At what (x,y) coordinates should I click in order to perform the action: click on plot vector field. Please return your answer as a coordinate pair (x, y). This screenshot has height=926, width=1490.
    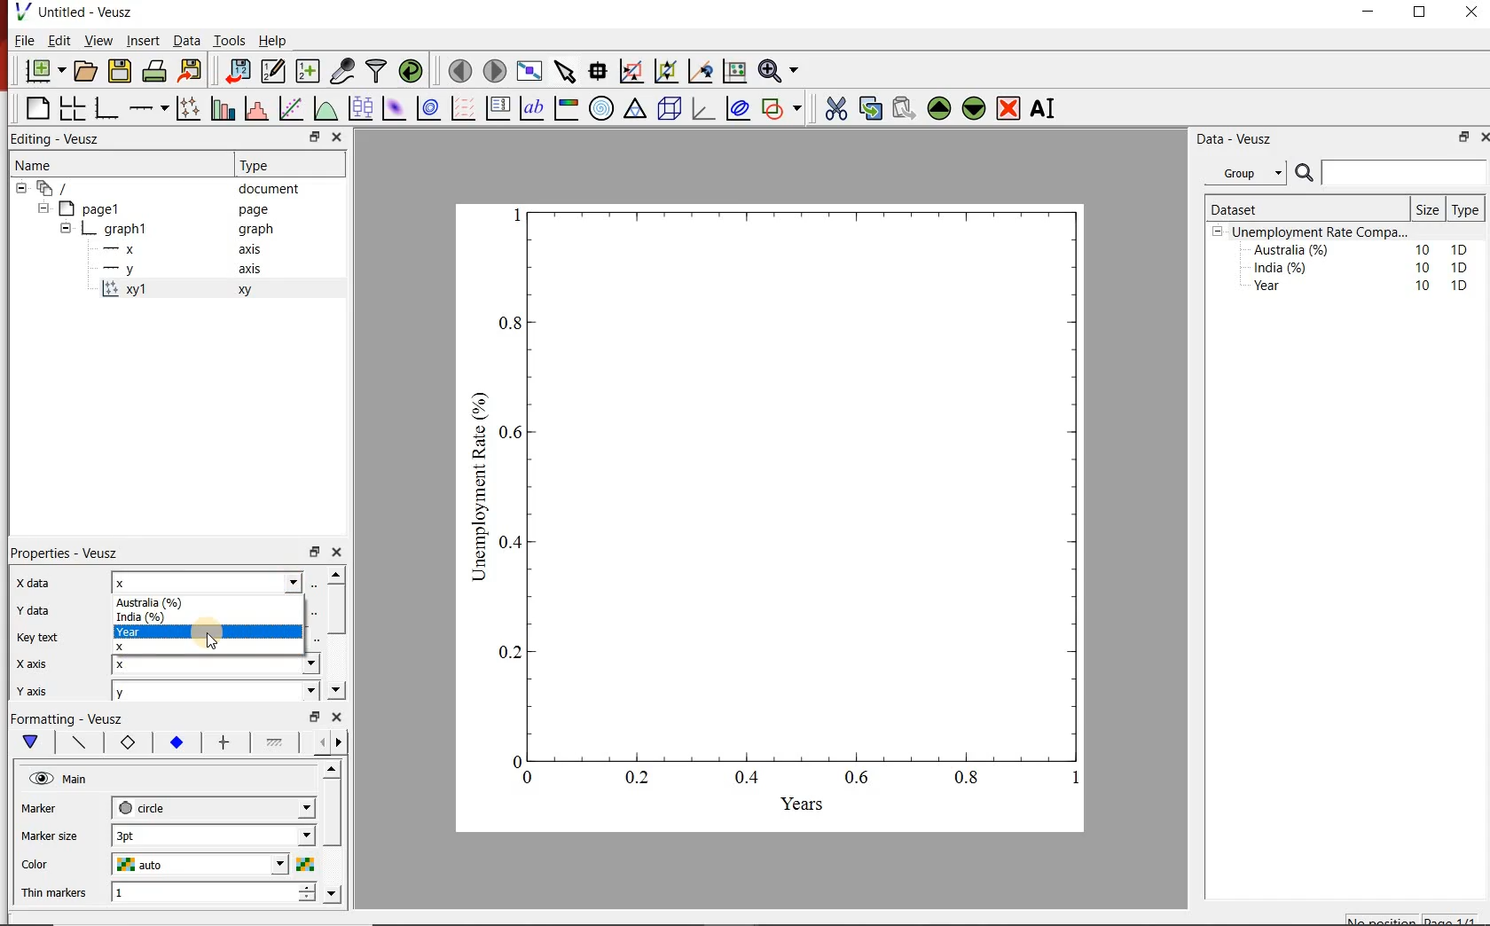
    Looking at the image, I should click on (462, 108).